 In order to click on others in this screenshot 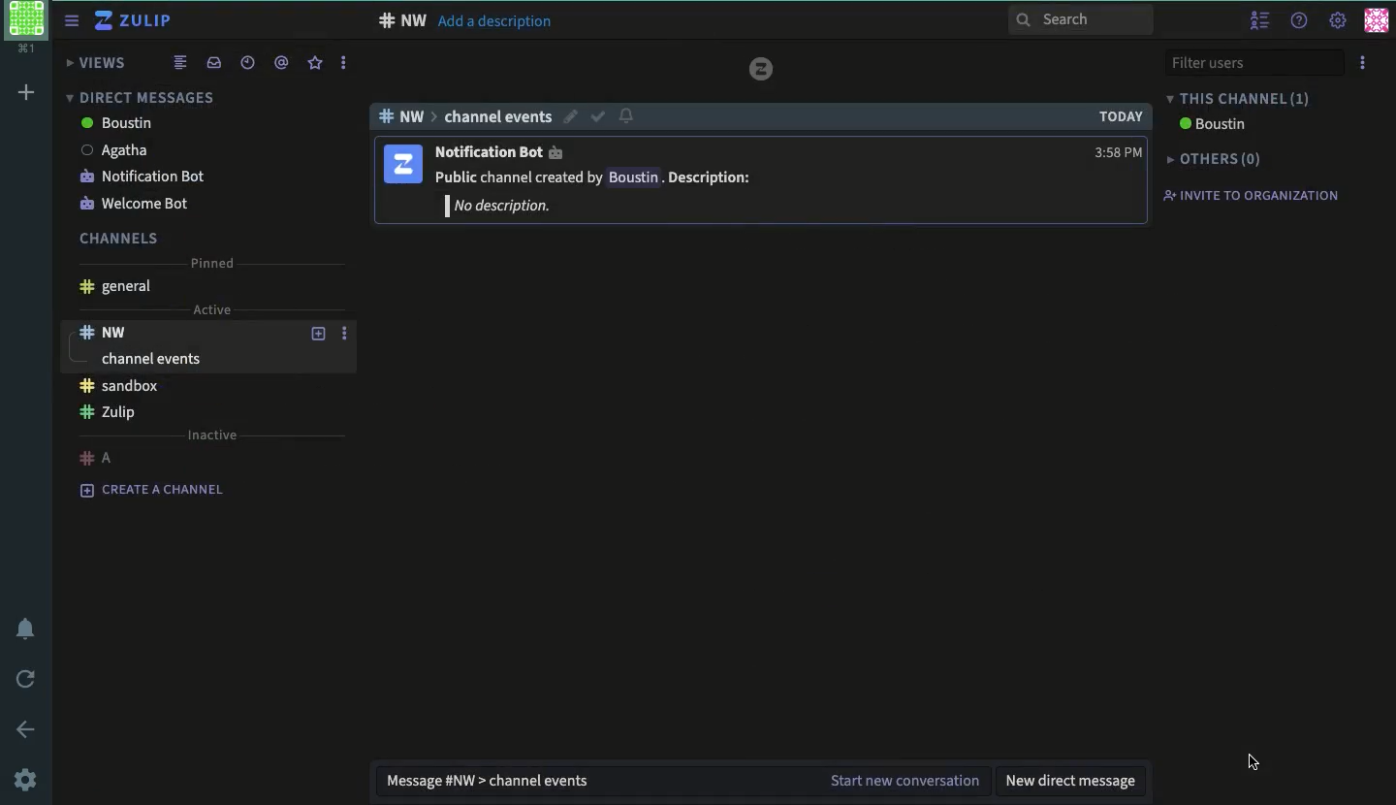, I will do `click(1210, 156)`.